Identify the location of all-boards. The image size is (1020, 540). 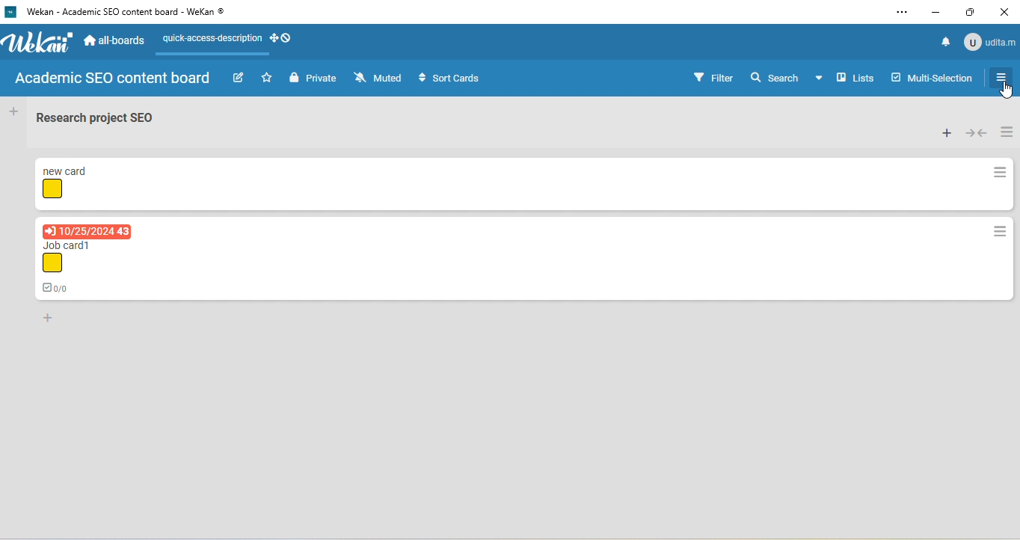
(116, 39).